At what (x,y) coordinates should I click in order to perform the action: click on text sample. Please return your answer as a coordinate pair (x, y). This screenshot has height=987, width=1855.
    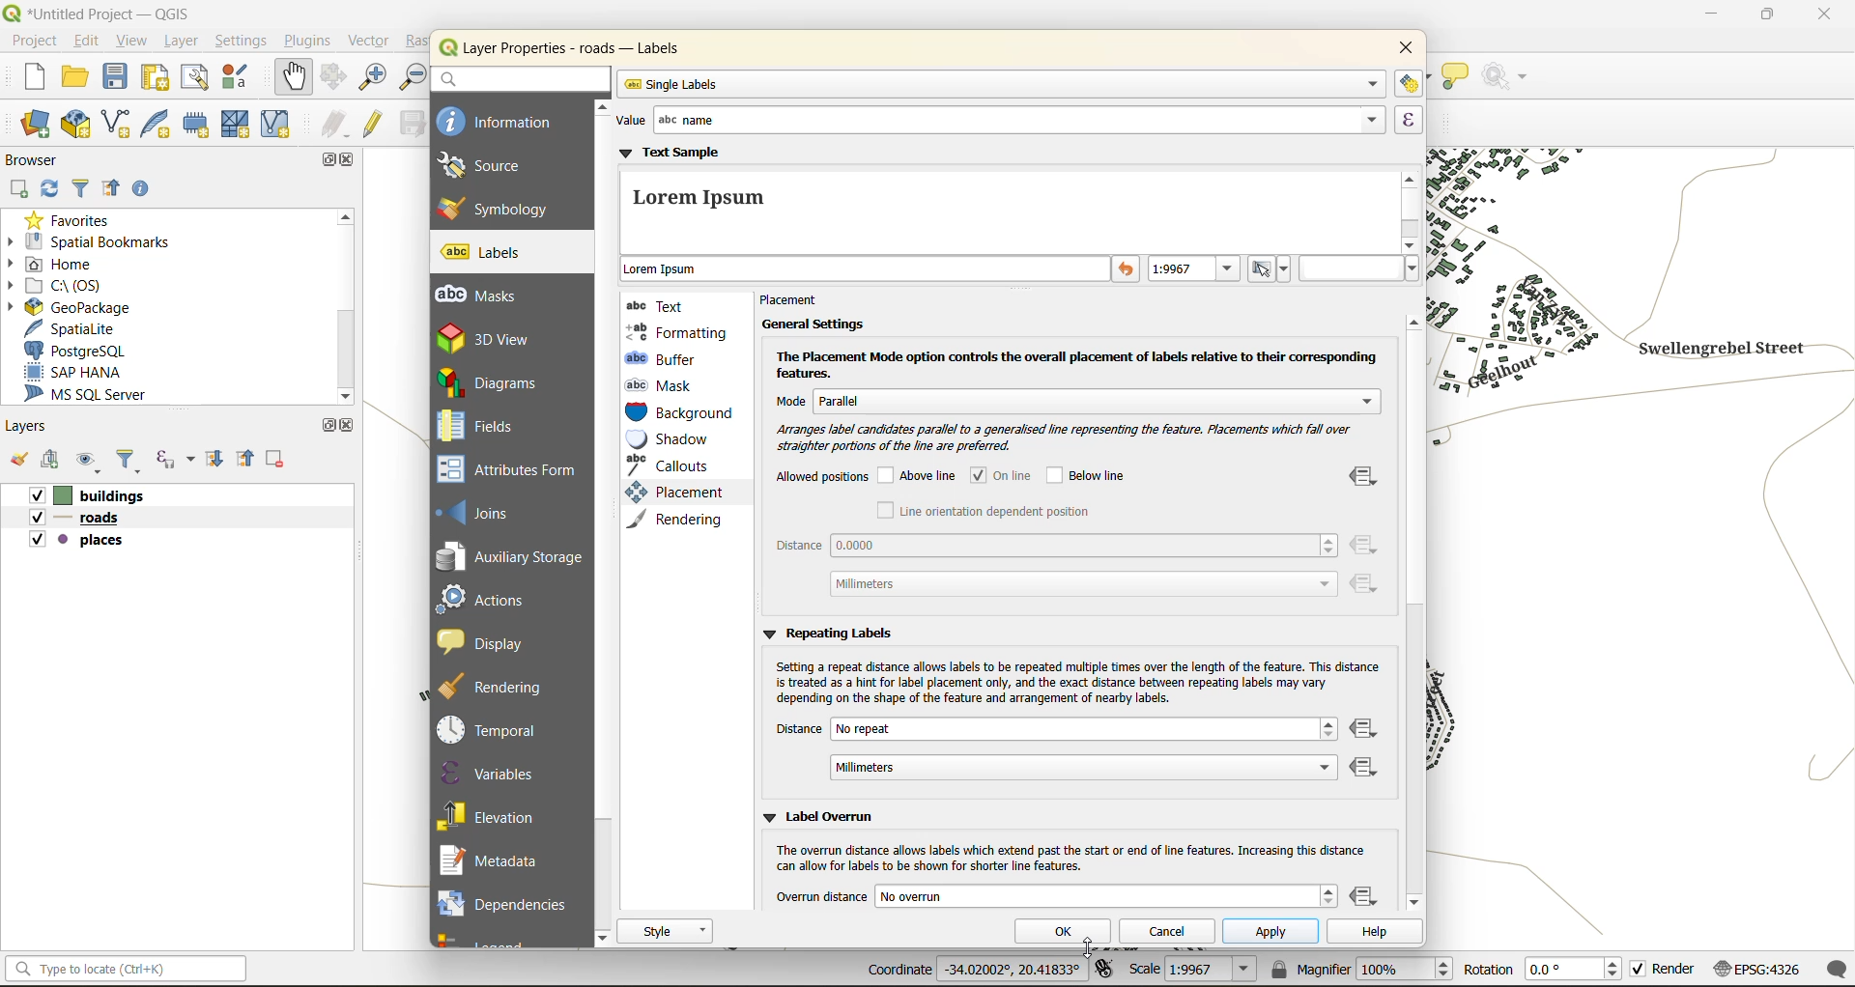
    Looking at the image, I should click on (1008, 199).